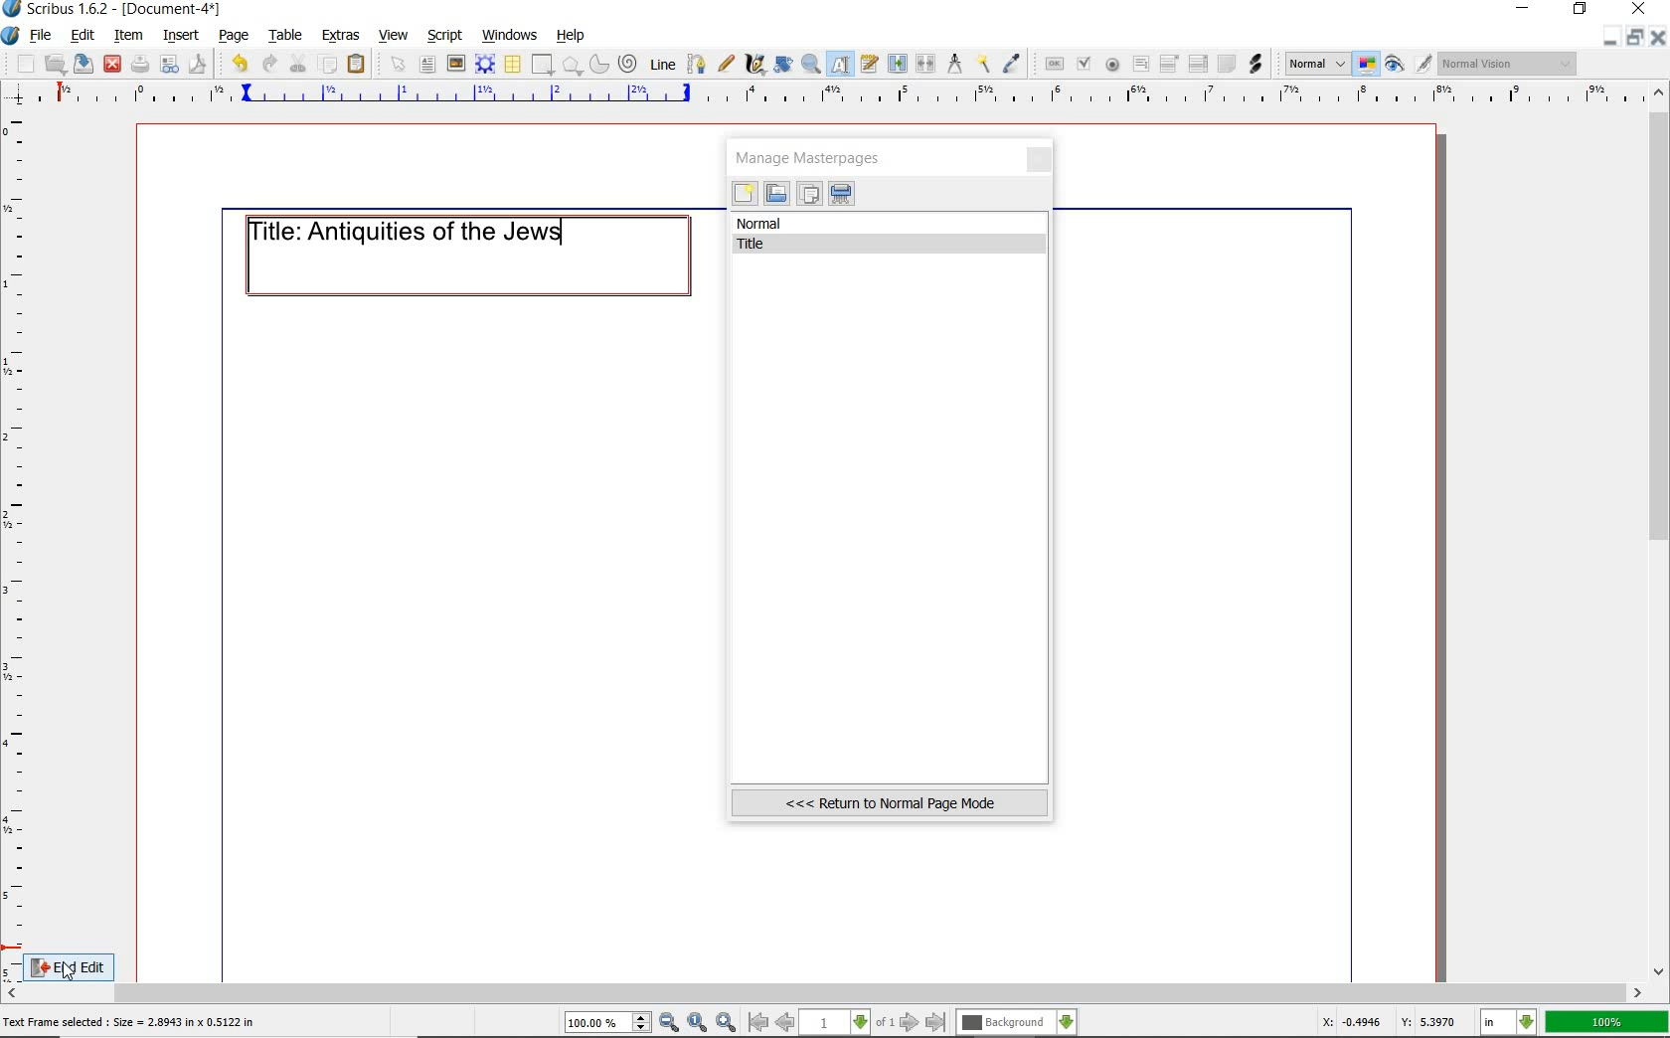 This screenshot has width=1670, height=1038. What do you see at coordinates (196, 64) in the screenshot?
I see `save as pdf` at bounding box center [196, 64].